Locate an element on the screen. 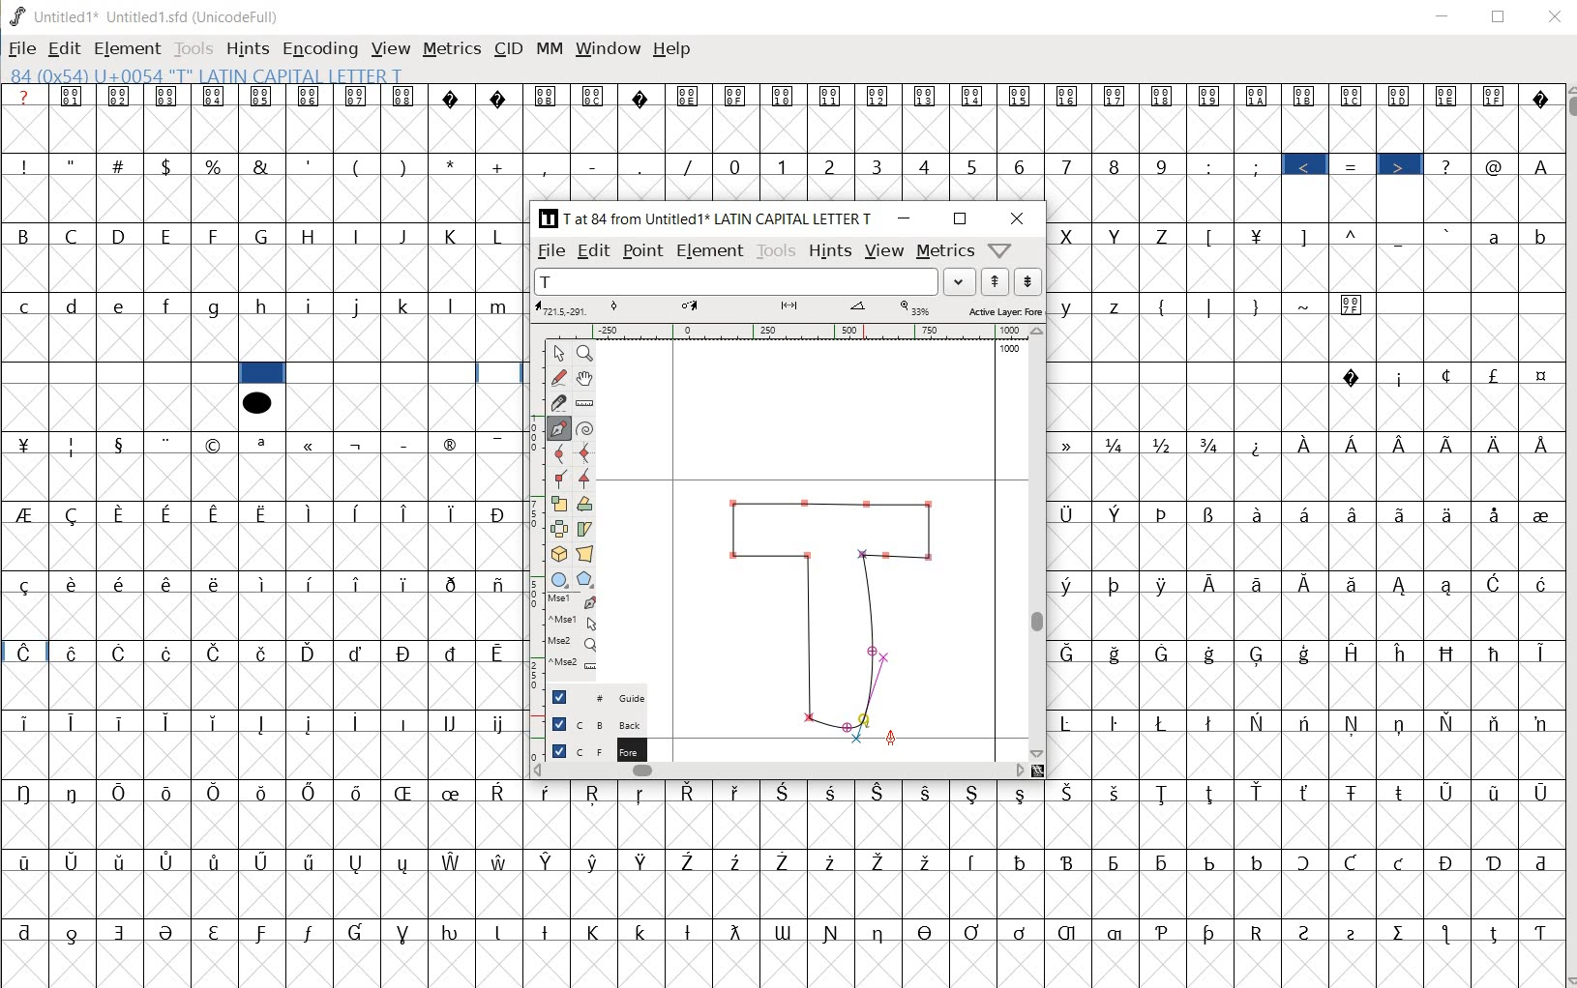  edit is located at coordinates (595, 249).